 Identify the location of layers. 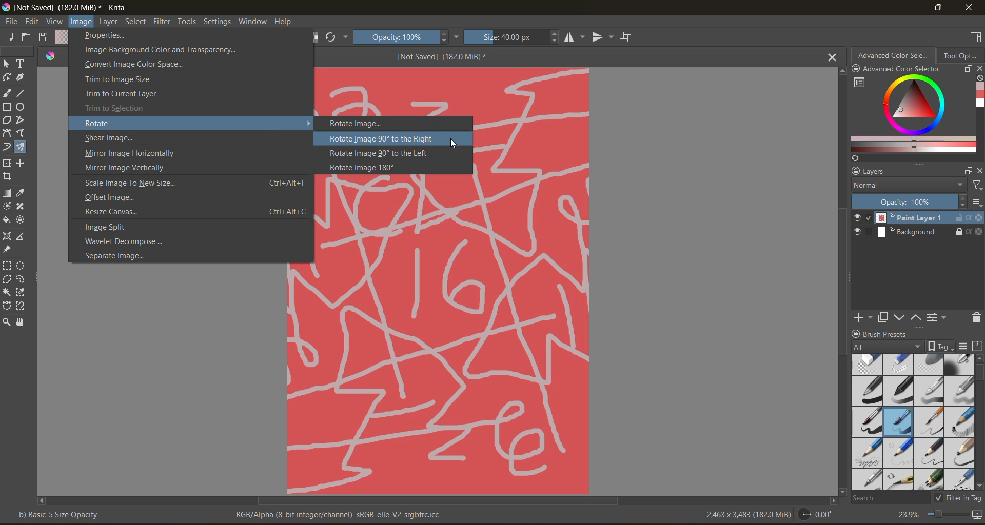
(929, 225).